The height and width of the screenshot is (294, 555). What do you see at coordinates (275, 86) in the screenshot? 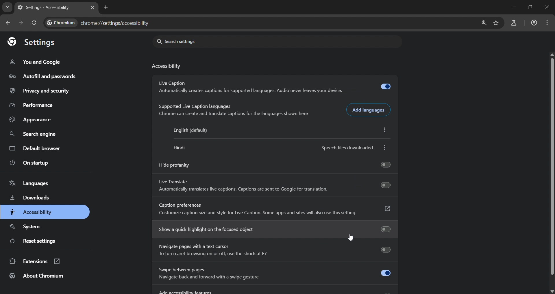
I see `Live Caption ©
Automatically creates captions for supported languages. Audio never leaves your device.` at bounding box center [275, 86].